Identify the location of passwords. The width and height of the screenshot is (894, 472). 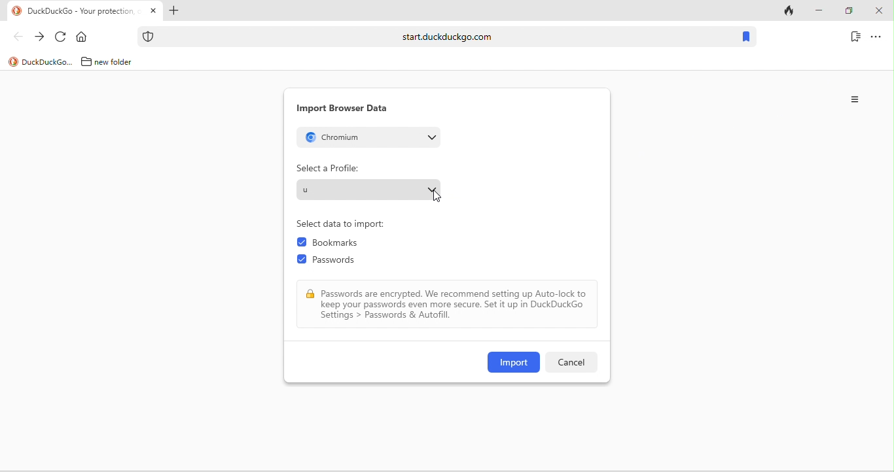
(340, 262).